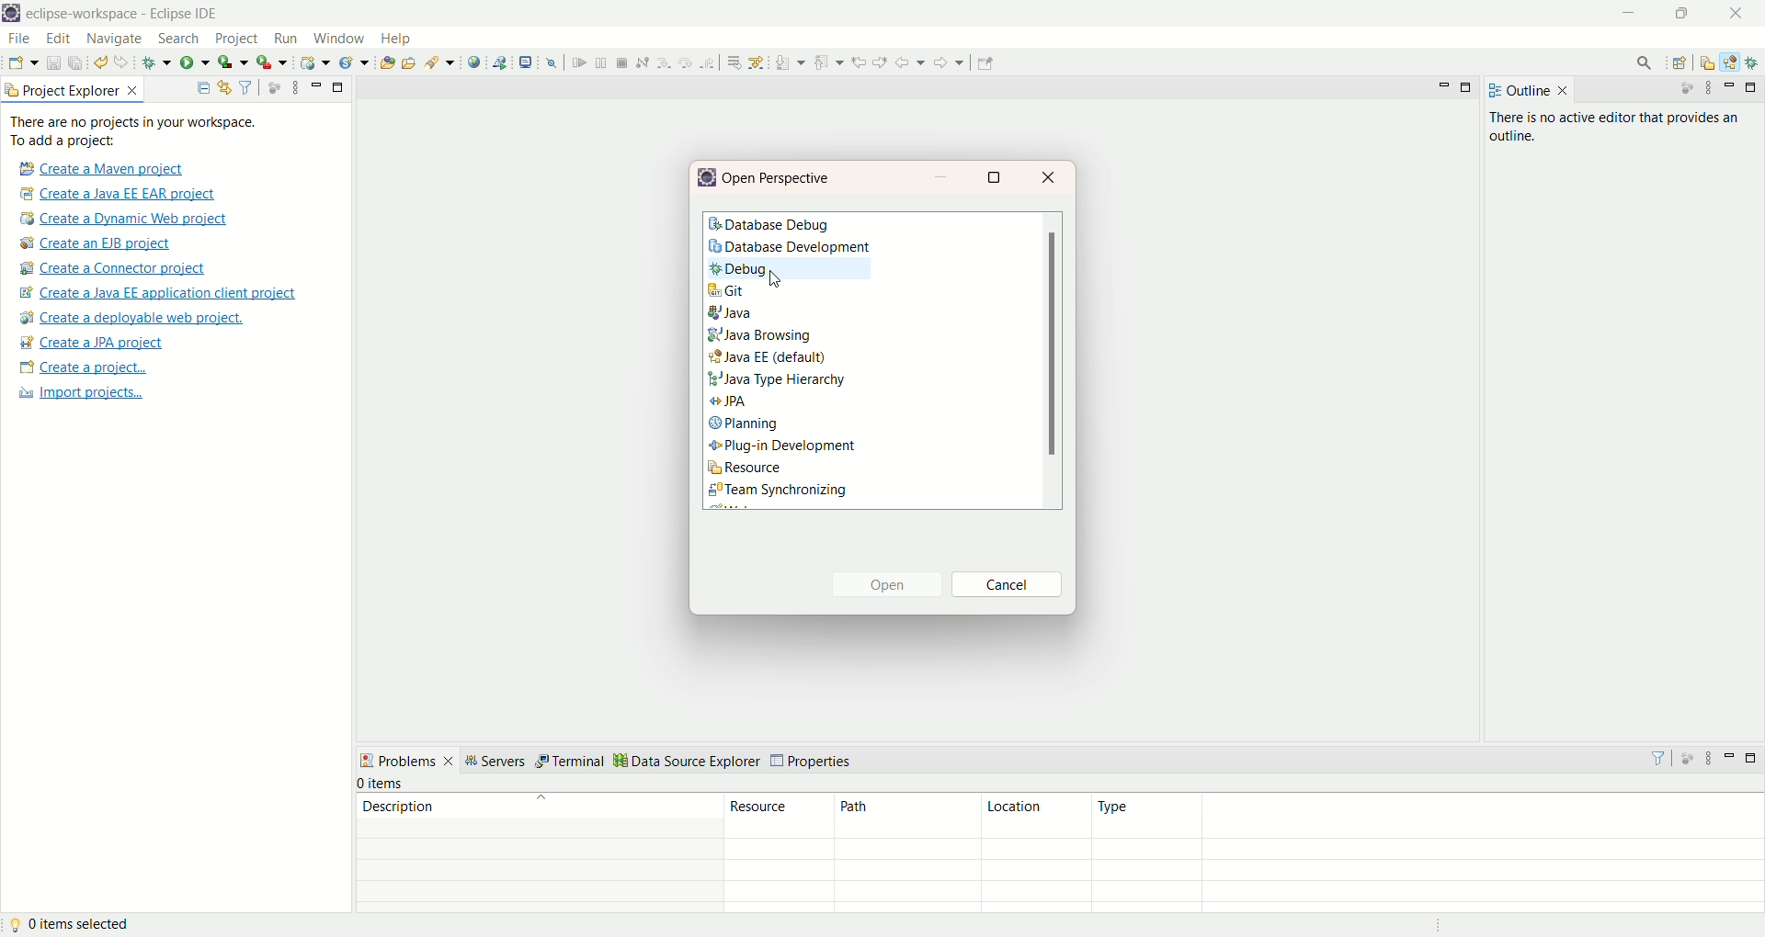  Describe the element at coordinates (746, 469) in the screenshot. I see `resource` at that location.